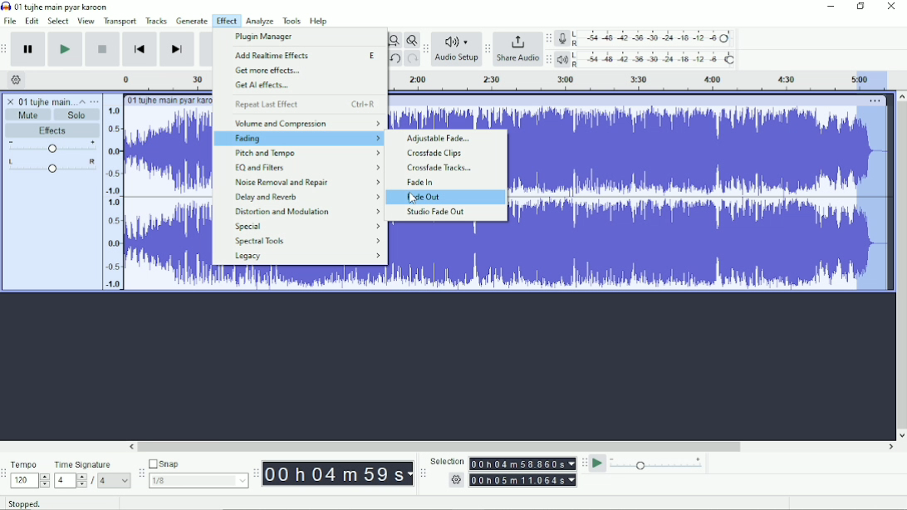  What do you see at coordinates (93, 481) in the screenshot?
I see `/` at bounding box center [93, 481].